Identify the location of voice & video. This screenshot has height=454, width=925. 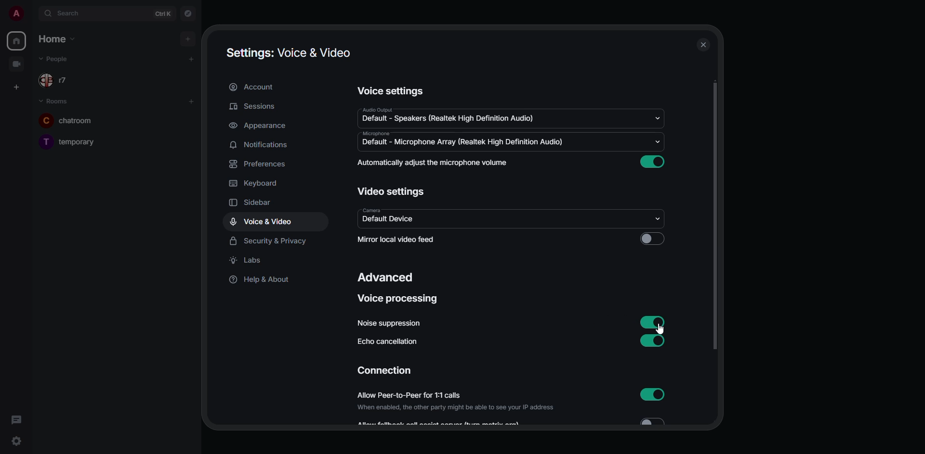
(261, 222).